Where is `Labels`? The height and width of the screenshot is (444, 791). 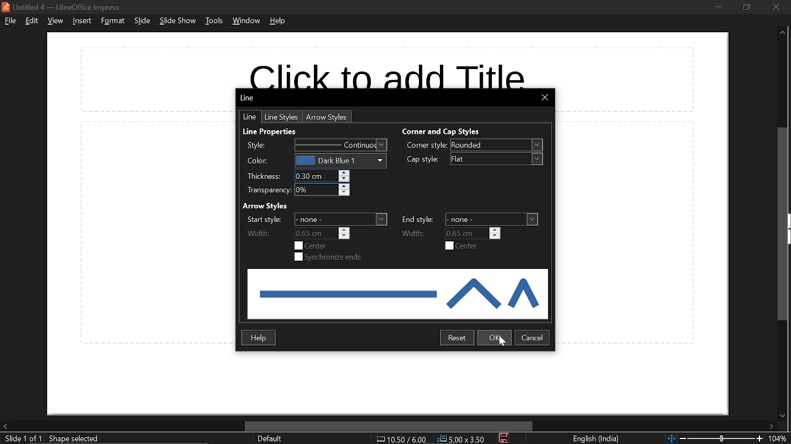 Labels is located at coordinates (426, 153).